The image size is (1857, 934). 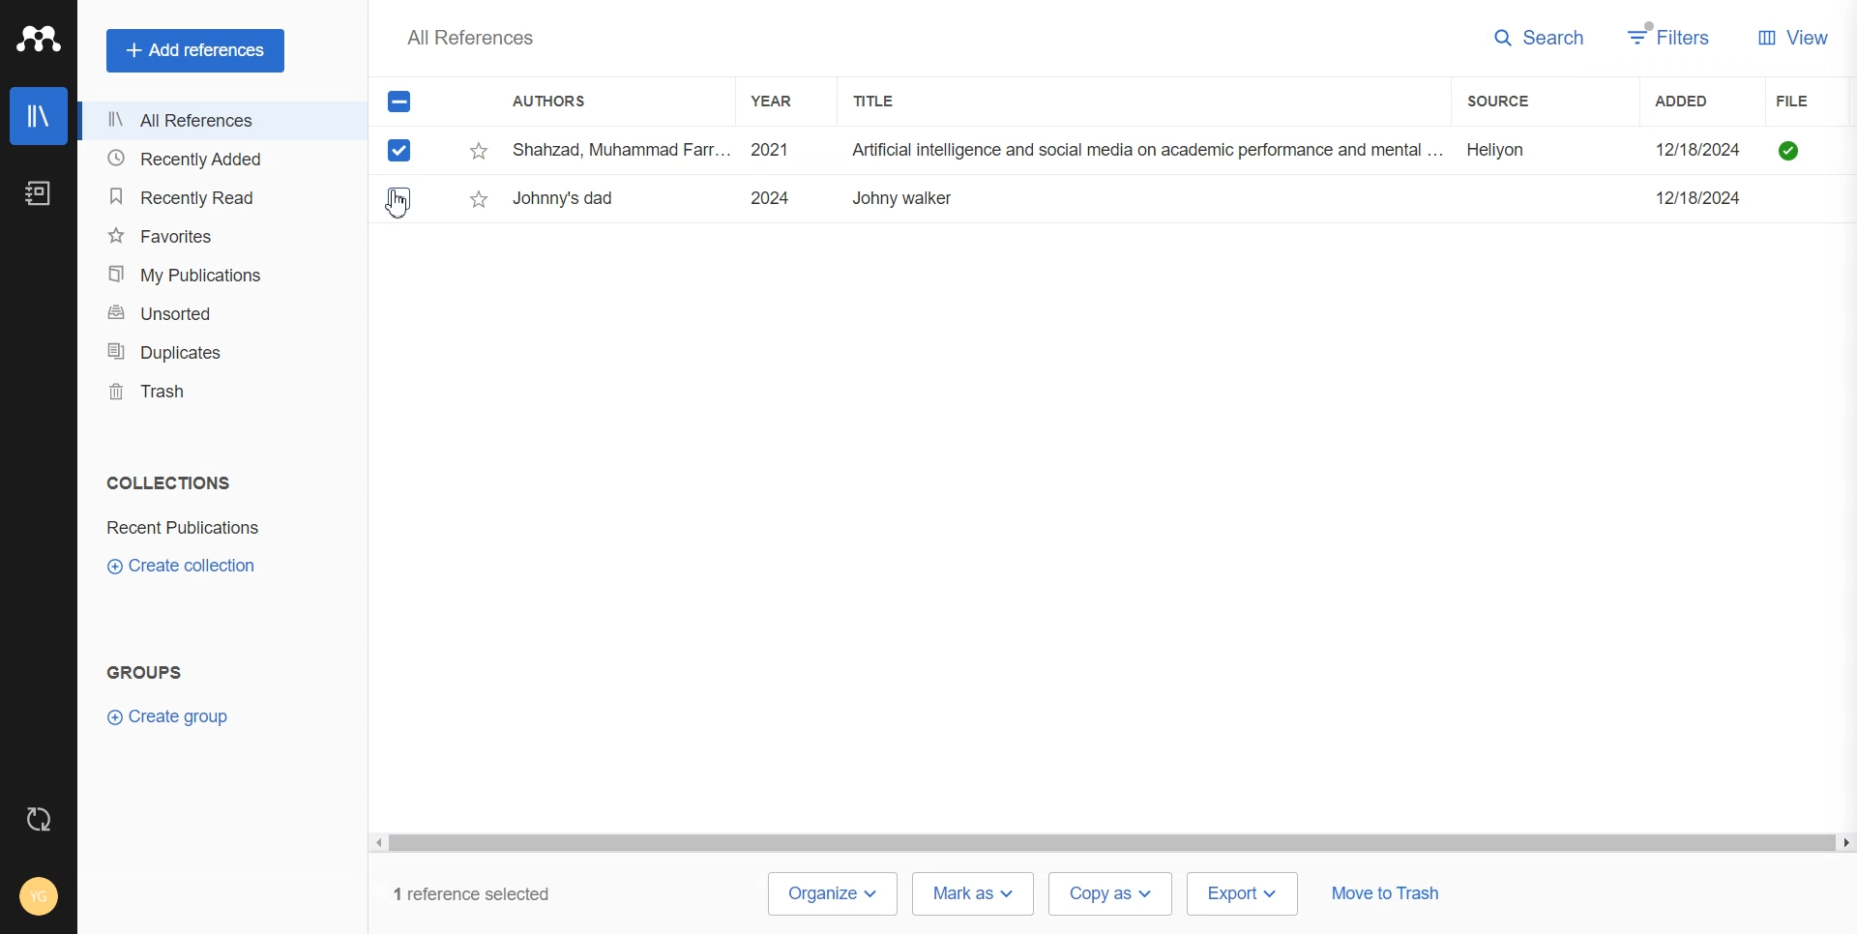 I want to click on Recently Read, so click(x=217, y=197).